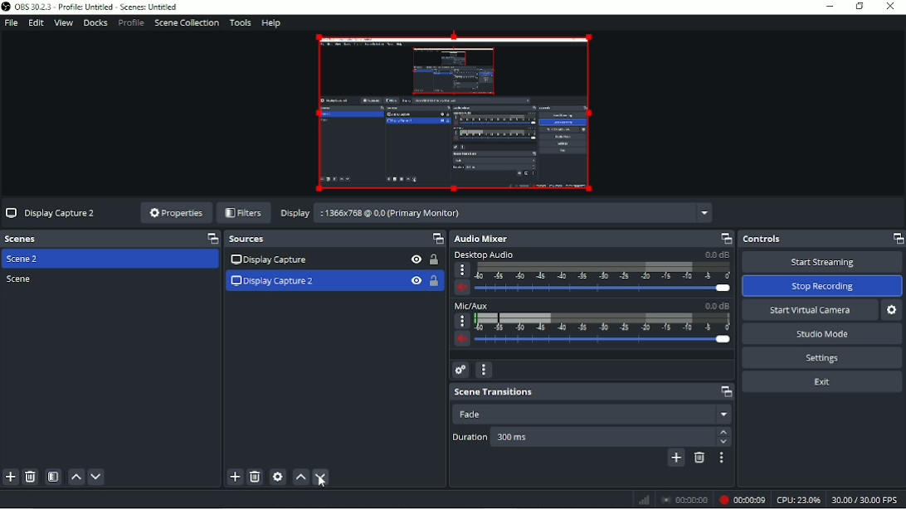 The height and width of the screenshot is (509, 906). What do you see at coordinates (699, 458) in the screenshot?
I see `Remove configurable transition` at bounding box center [699, 458].